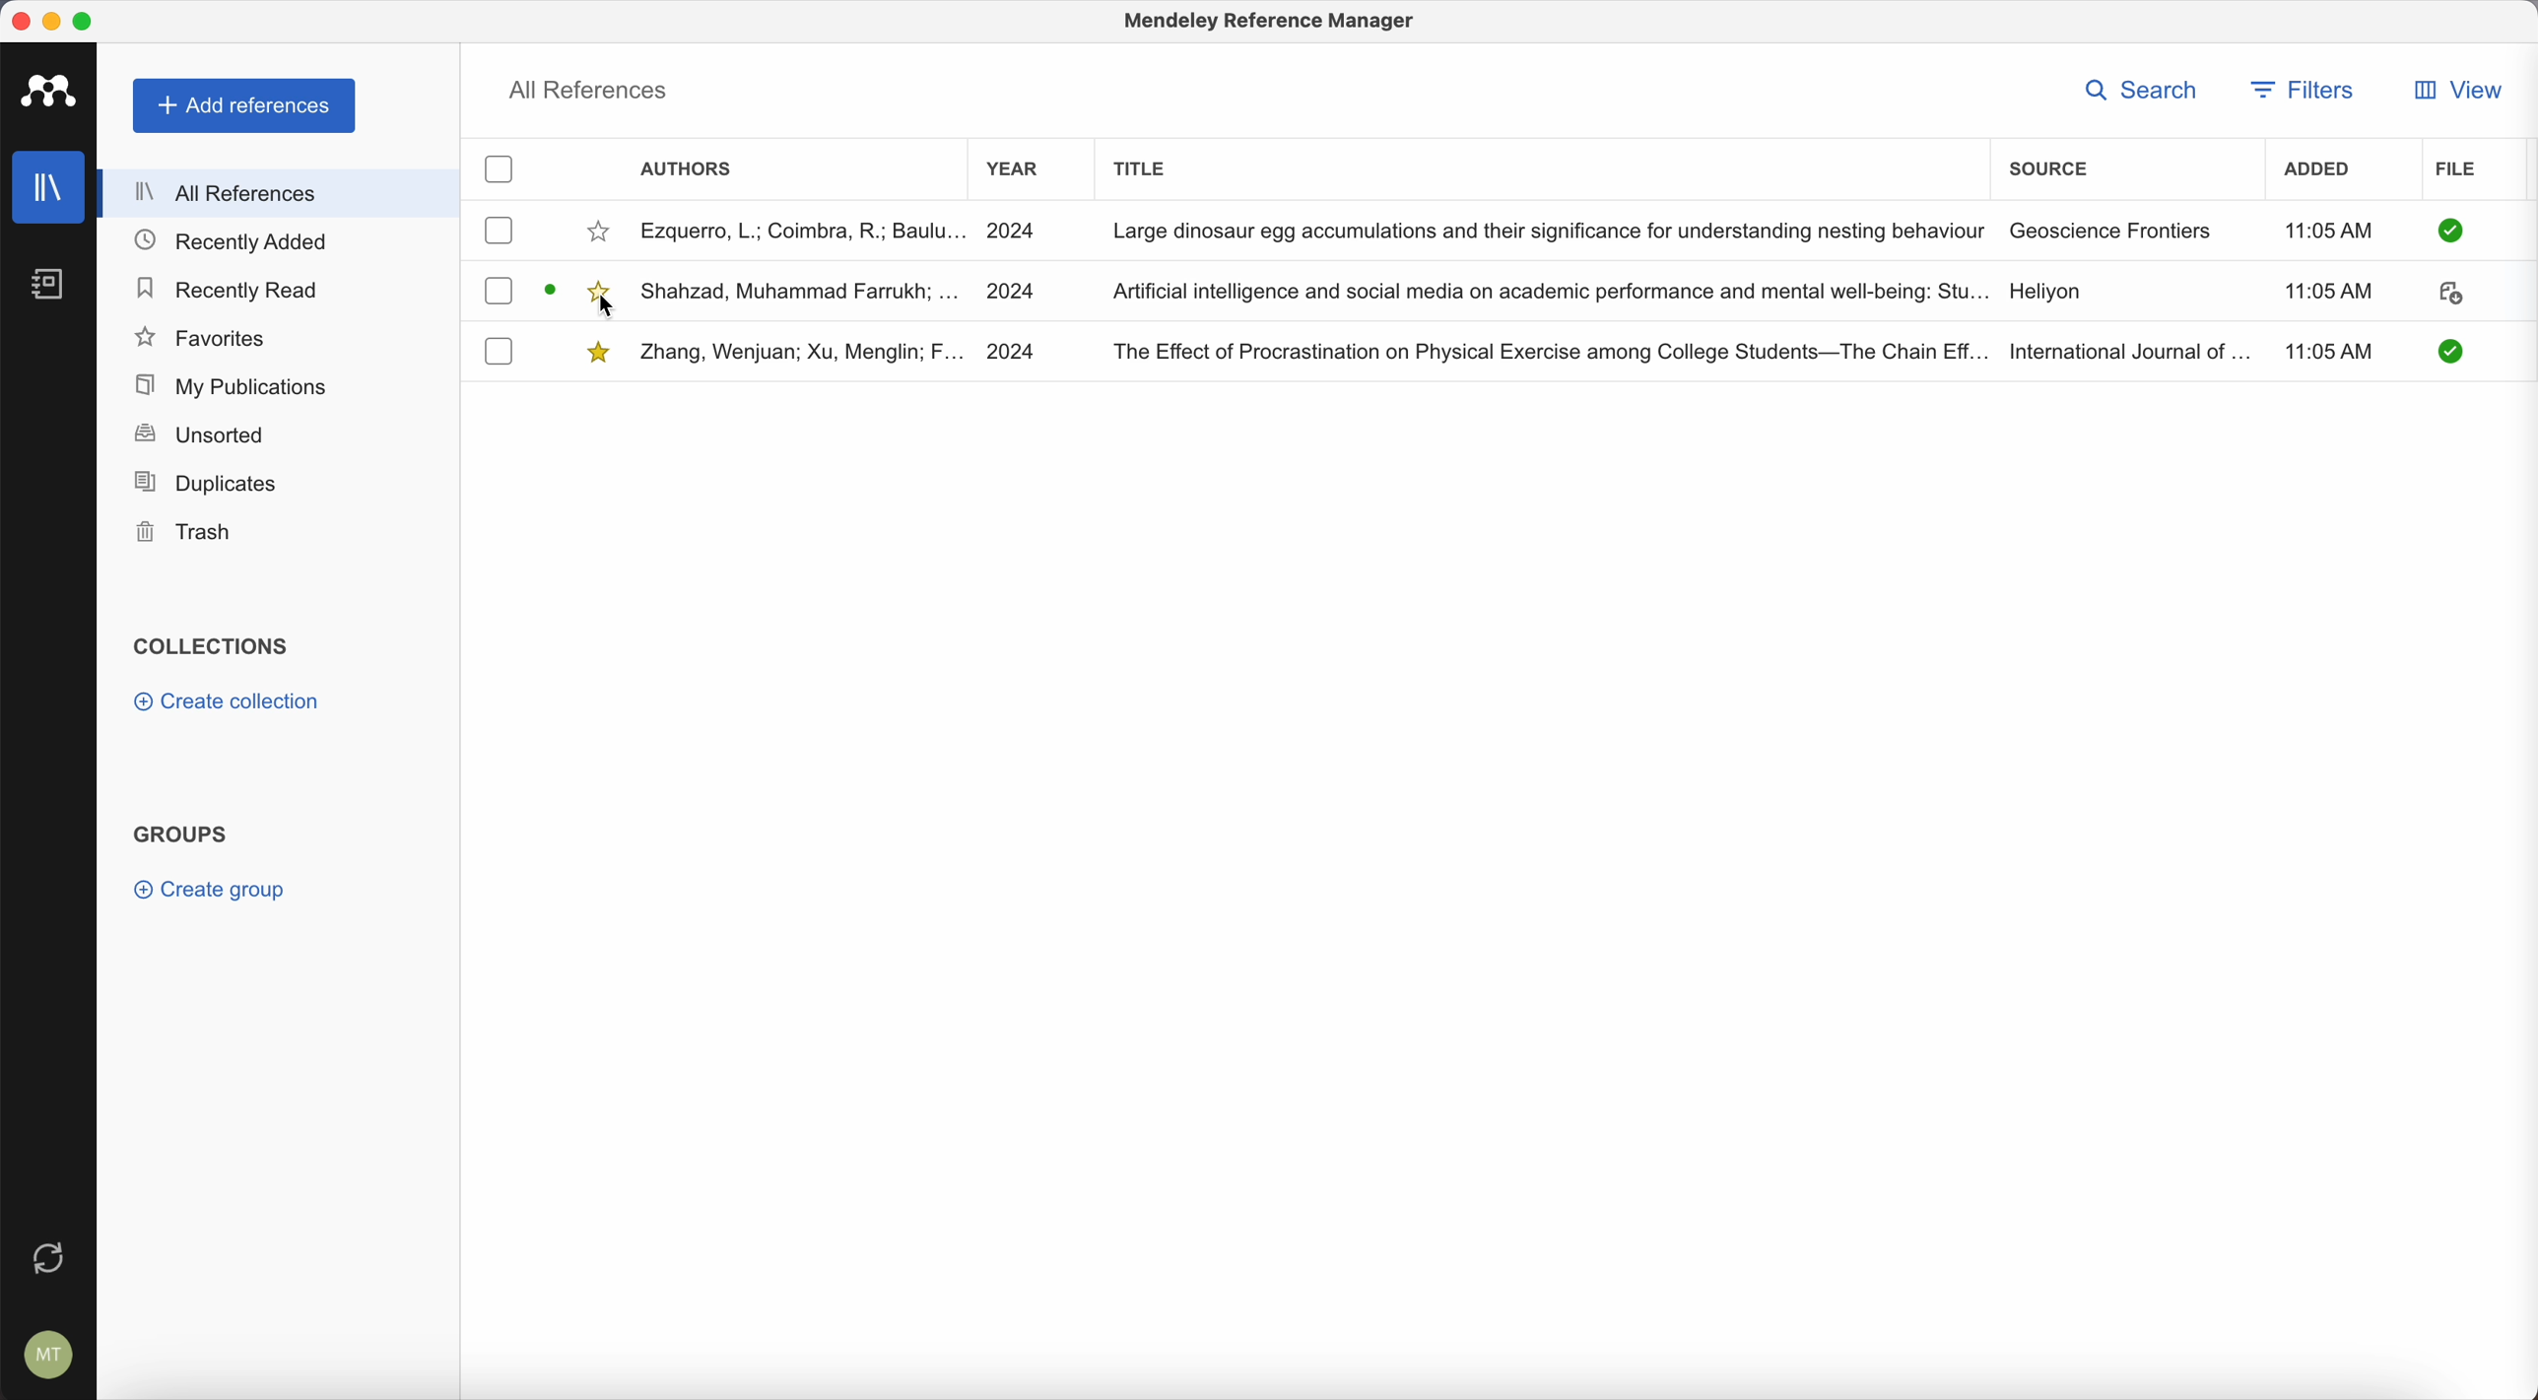  What do you see at coordinates (1549, 349) in the screenshot?
I see `The Effect of Procastination on phtysical exercise college students - The Chain Eff...` at bounding box center [1549, 349].